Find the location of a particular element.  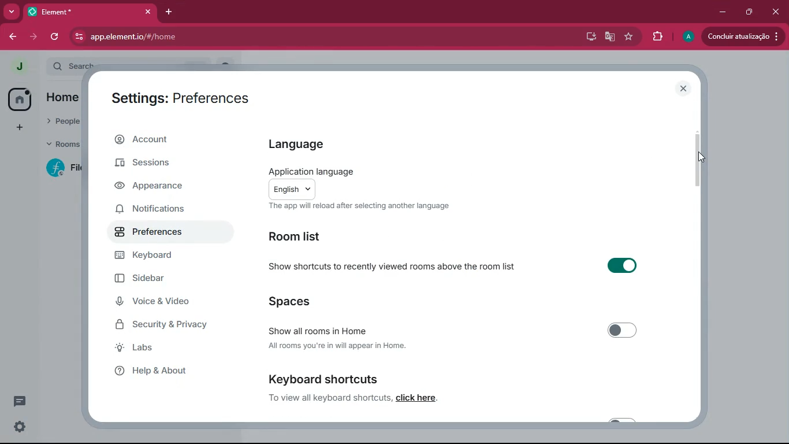

keyboard shortcuts is located at coordinates (322, 378).